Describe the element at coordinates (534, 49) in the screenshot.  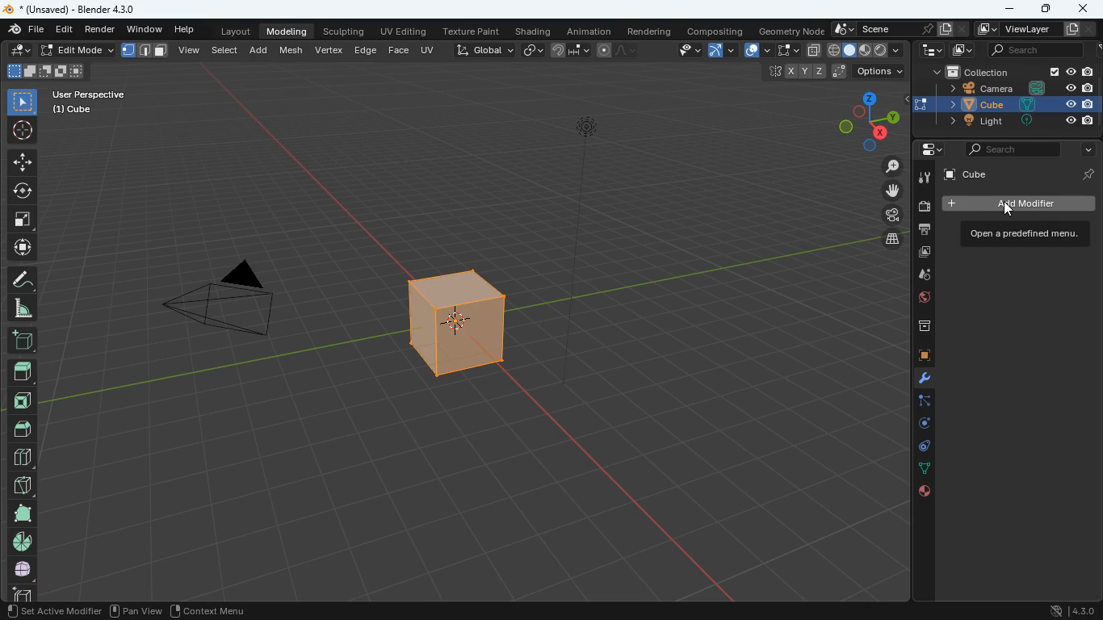
I see `link` at that location.